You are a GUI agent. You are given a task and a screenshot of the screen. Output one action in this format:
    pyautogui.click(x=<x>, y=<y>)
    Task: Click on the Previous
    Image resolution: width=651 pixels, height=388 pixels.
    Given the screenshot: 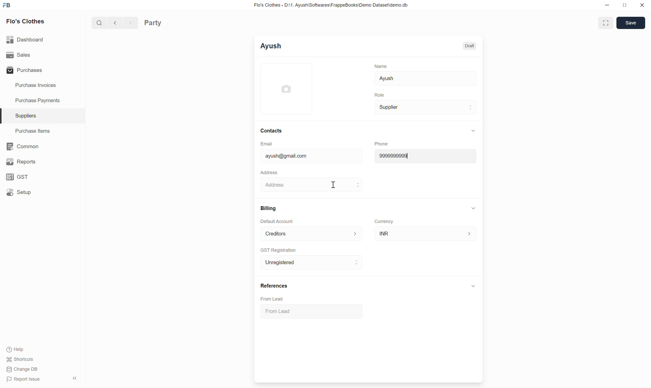 What is the action you would take?
    pyautogui.click(x=115, y=22)
    